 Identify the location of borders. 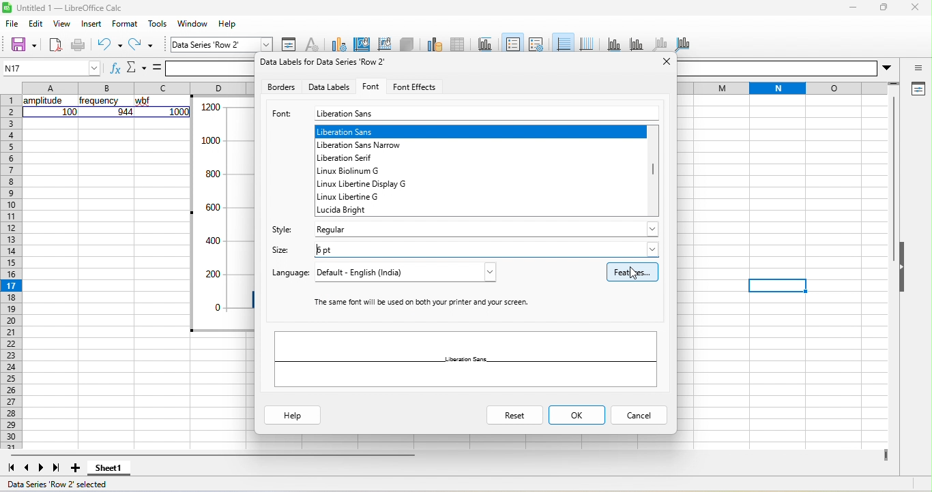
(280, 87).